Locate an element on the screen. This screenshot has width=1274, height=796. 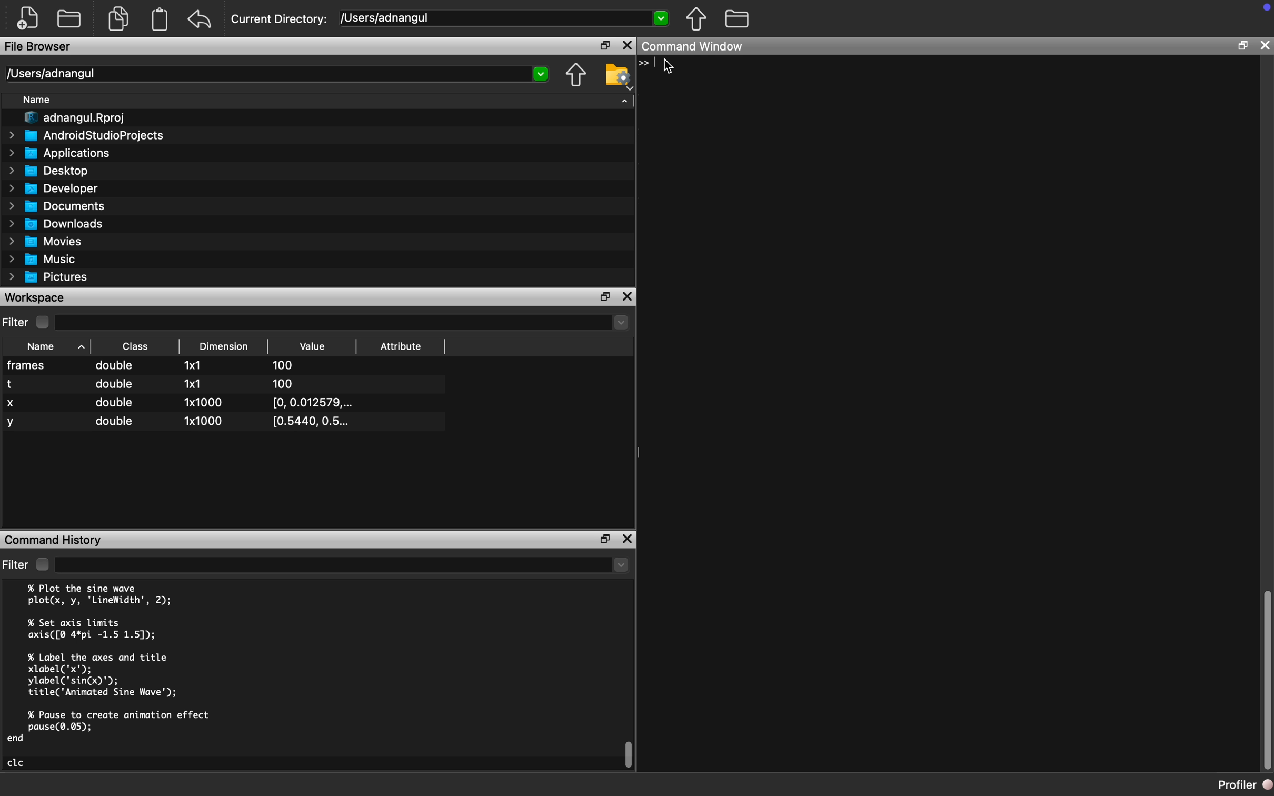
Filter is located at coordinates (16, 321).